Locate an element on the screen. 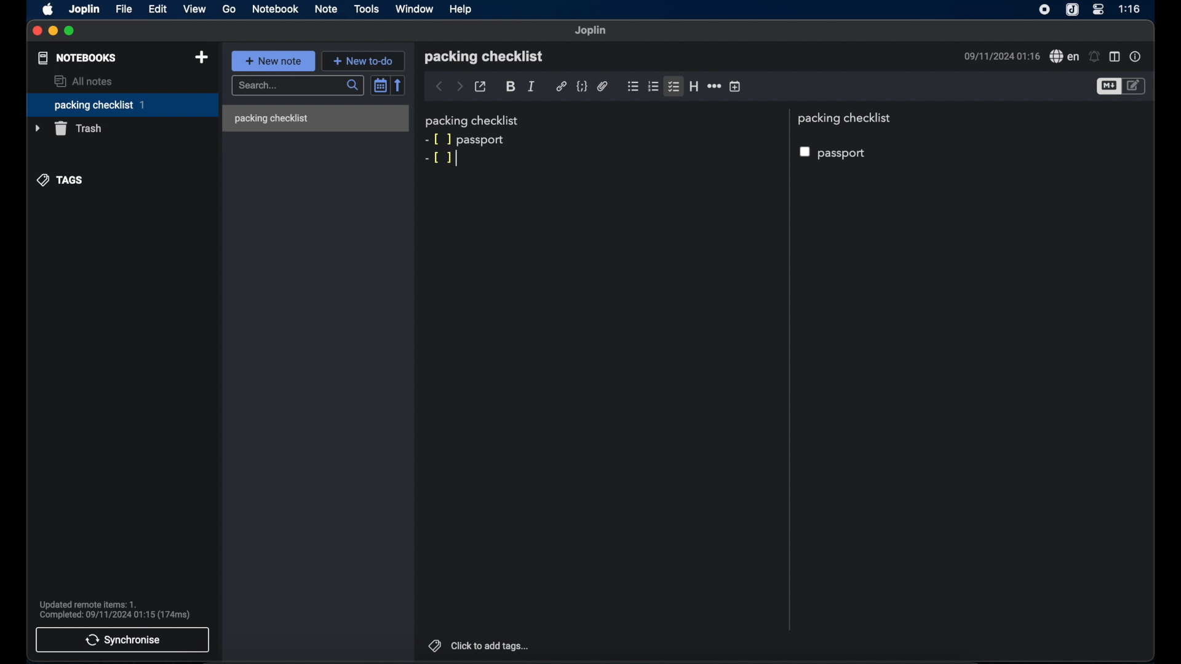 The width and height of the screenshot is (1181, 664). note is located at coordinates (327, 9).